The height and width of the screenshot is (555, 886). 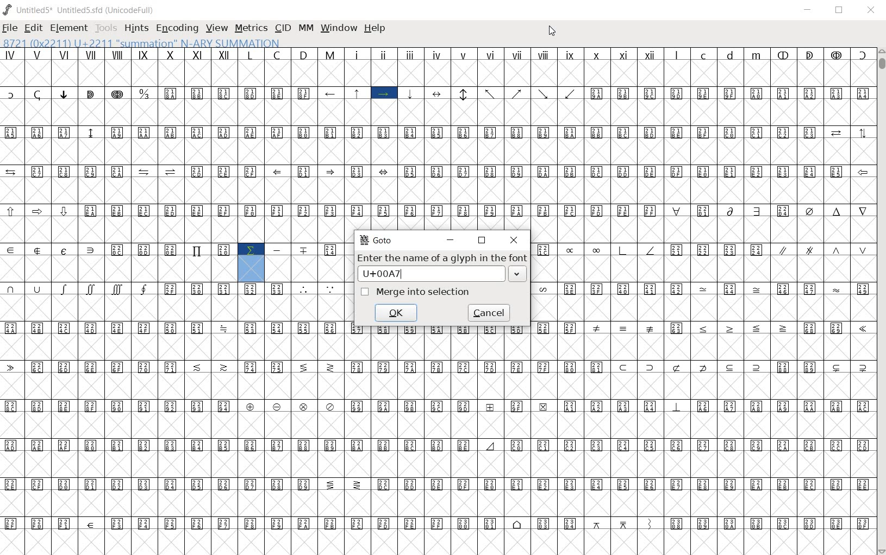 I want to click on special symbols, so click(x=440, y=131).